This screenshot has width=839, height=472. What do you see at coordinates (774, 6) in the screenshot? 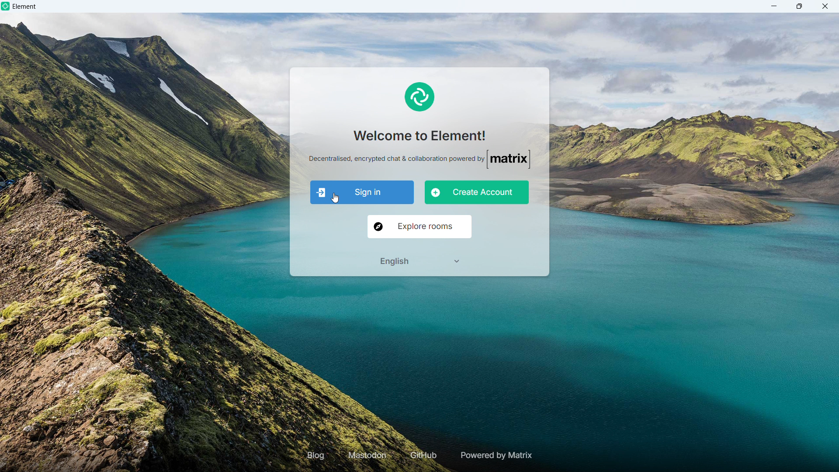
I see `minimize` at bounding box center [774, 6].